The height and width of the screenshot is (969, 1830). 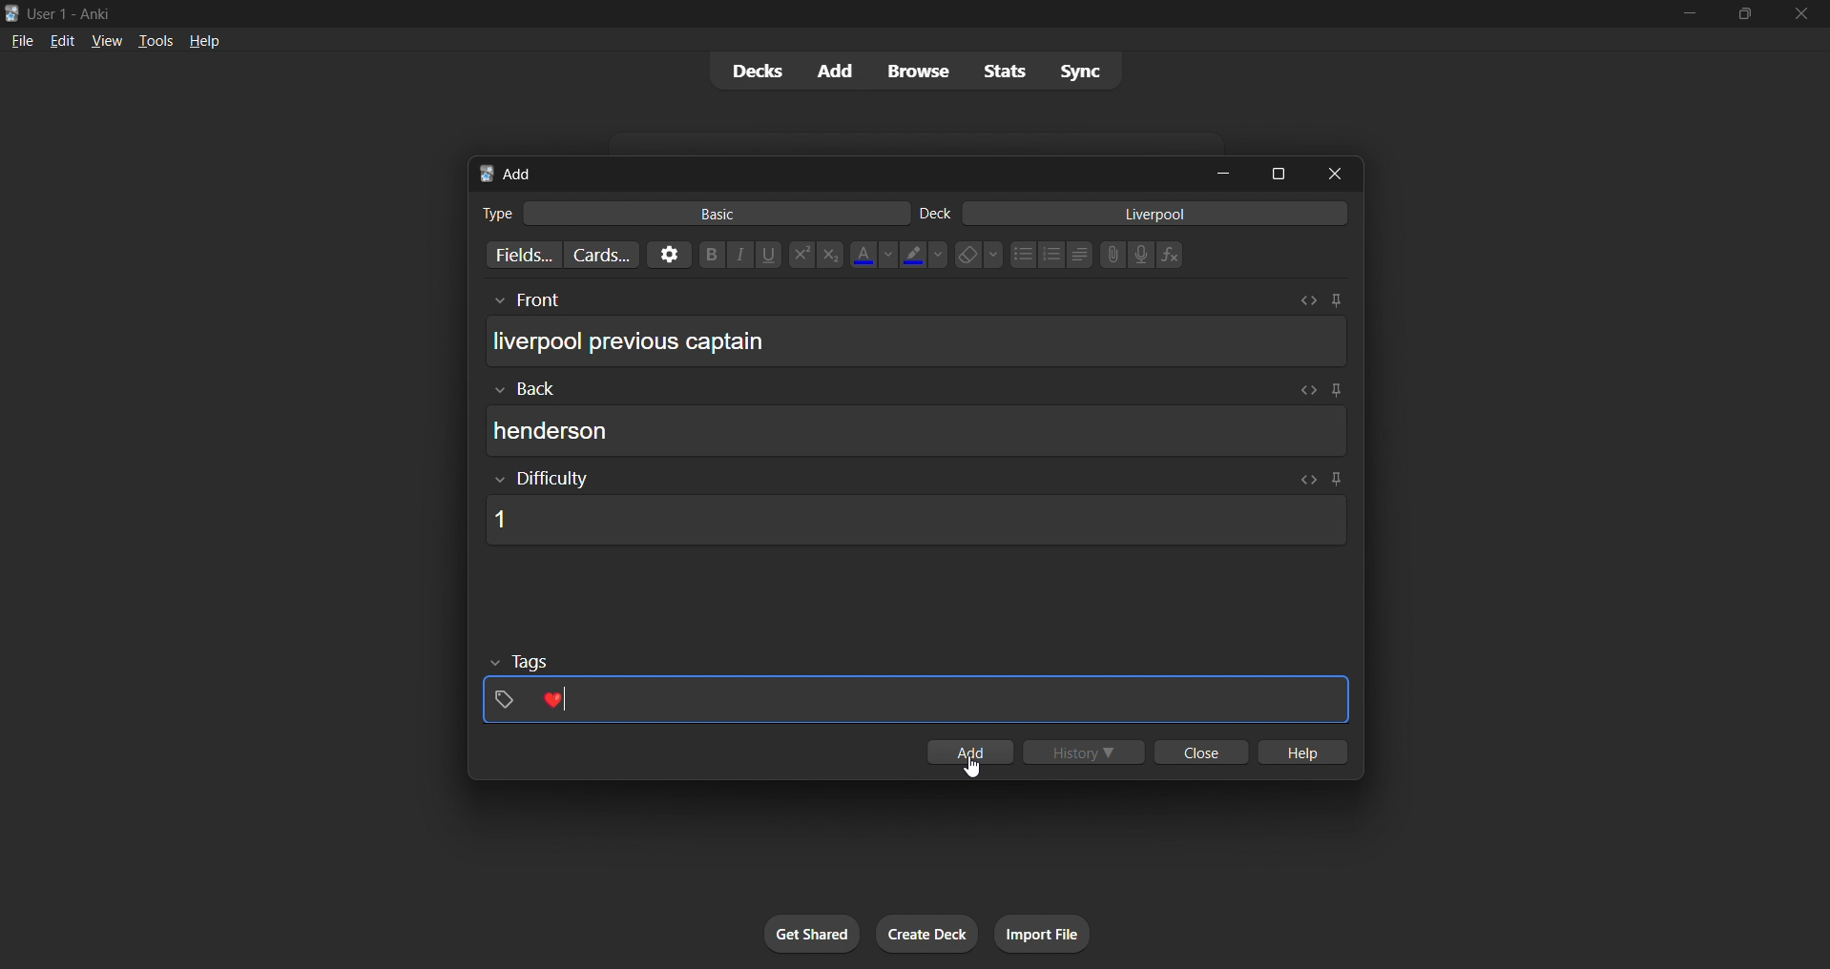 What do you see at coordinates (917, 691) in the screenshot?
I see `card tags input box` at bounding box center [917, 691].